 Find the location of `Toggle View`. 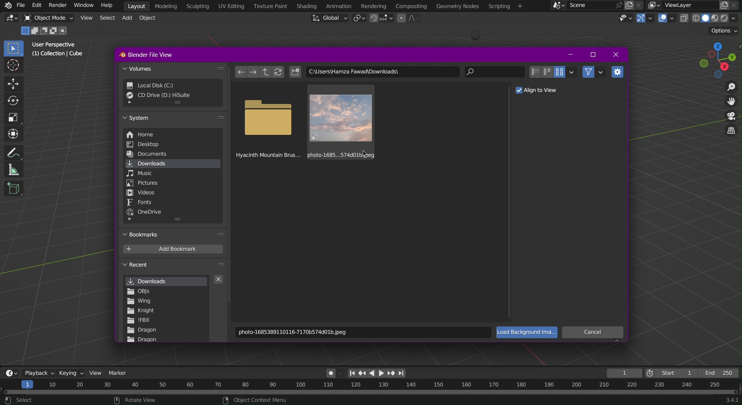

Toggle View is located at coordinates (732, 133).